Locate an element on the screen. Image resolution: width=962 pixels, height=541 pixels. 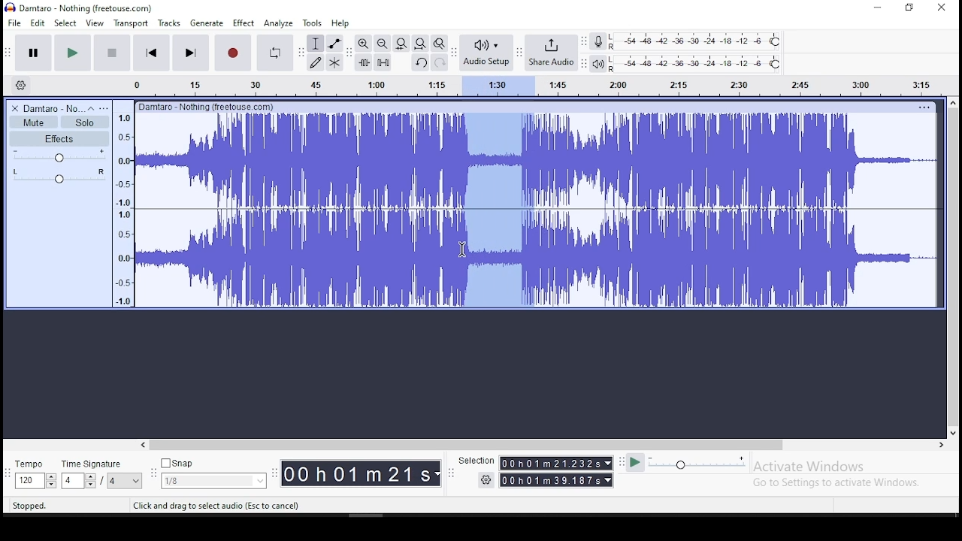
undo is located at coordinates (420, 62).